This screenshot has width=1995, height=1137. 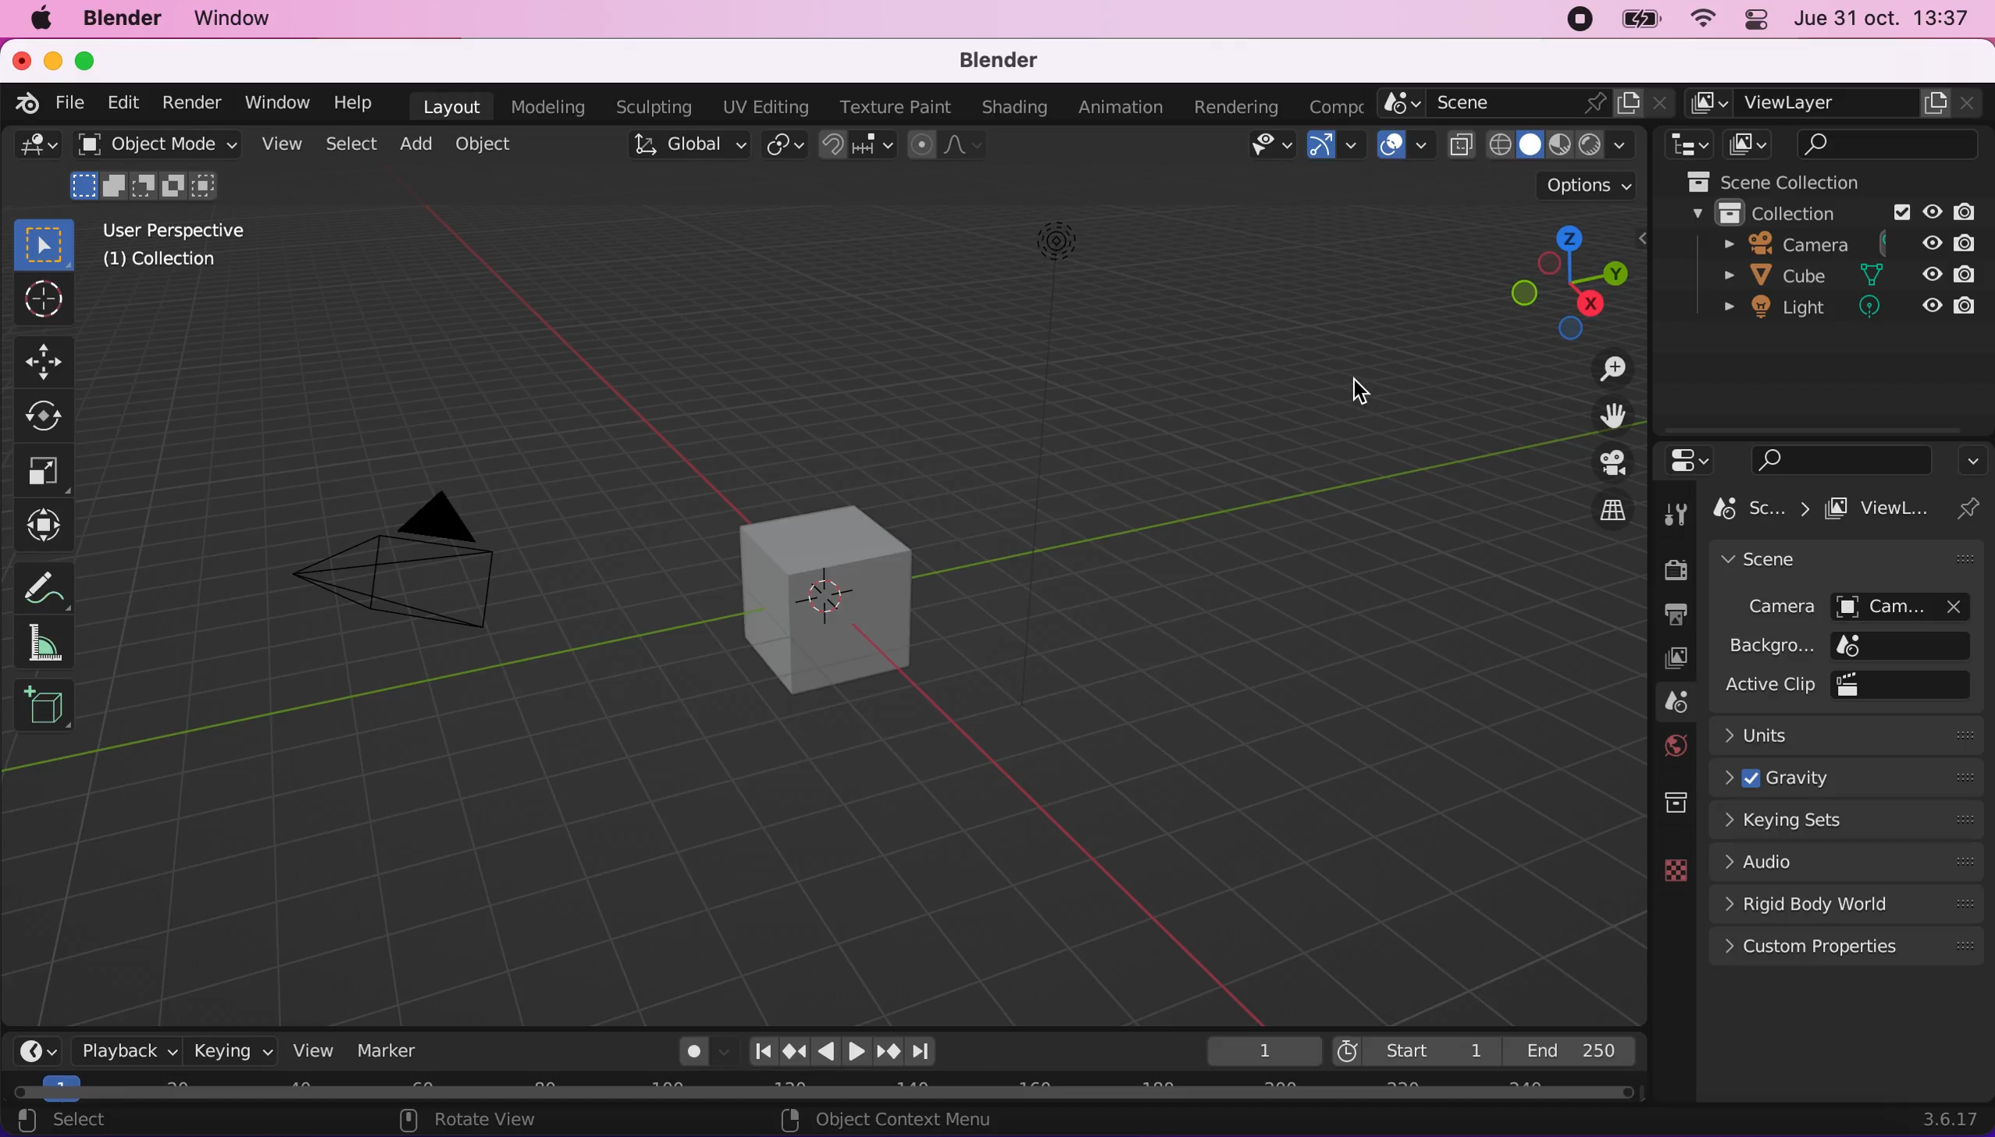 What do you see at coordinates (493, 146) in the screenshot?
I see `object` at bounding box center [493, 146].